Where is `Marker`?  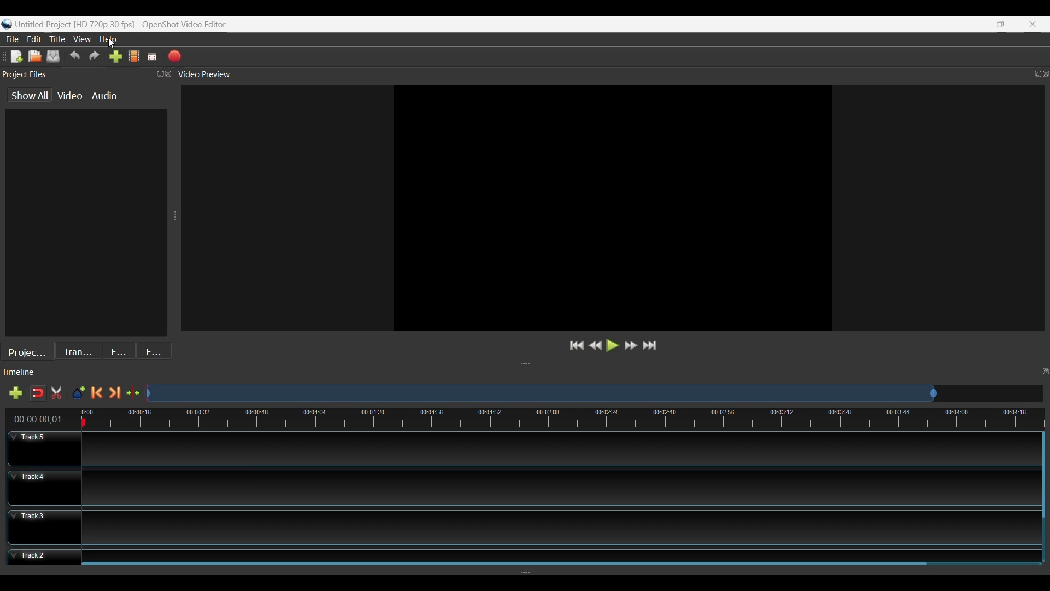
Marker is located at coordinates (78, 393).